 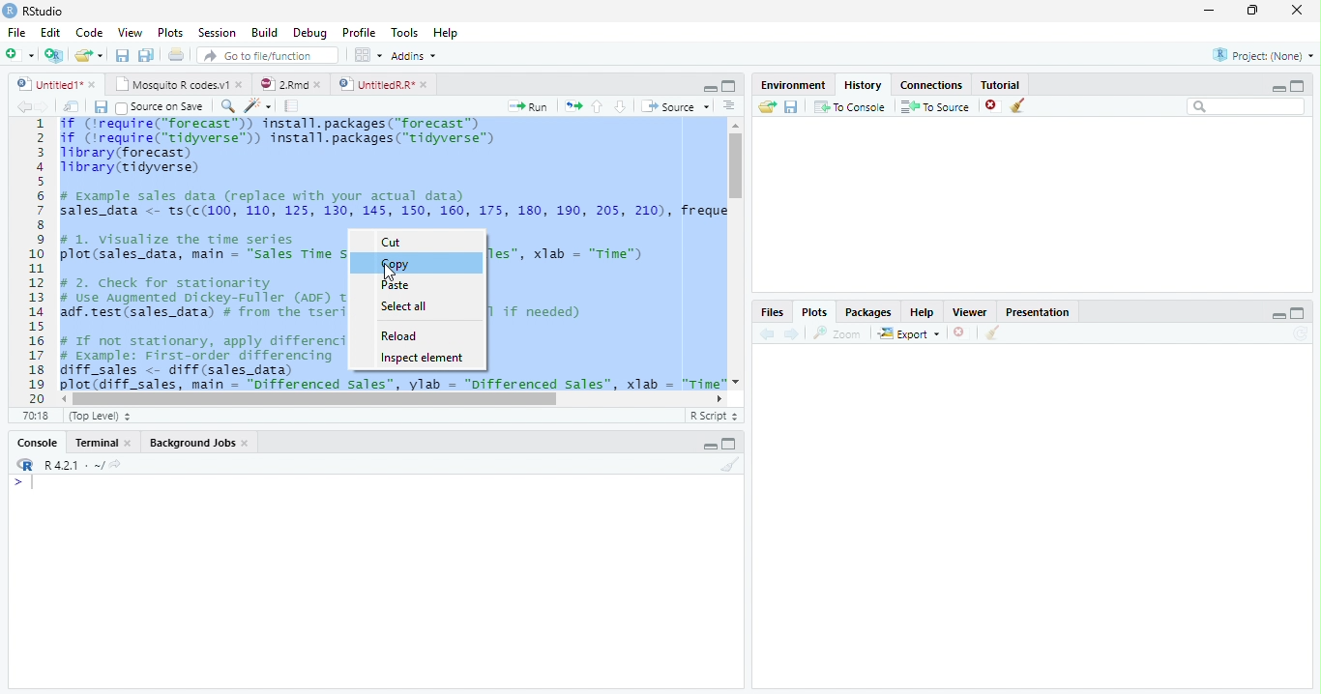 What do you see at coordinates (423, 359) in the screenshot?
I see `Inspect element` at bounding box center [423, 359].